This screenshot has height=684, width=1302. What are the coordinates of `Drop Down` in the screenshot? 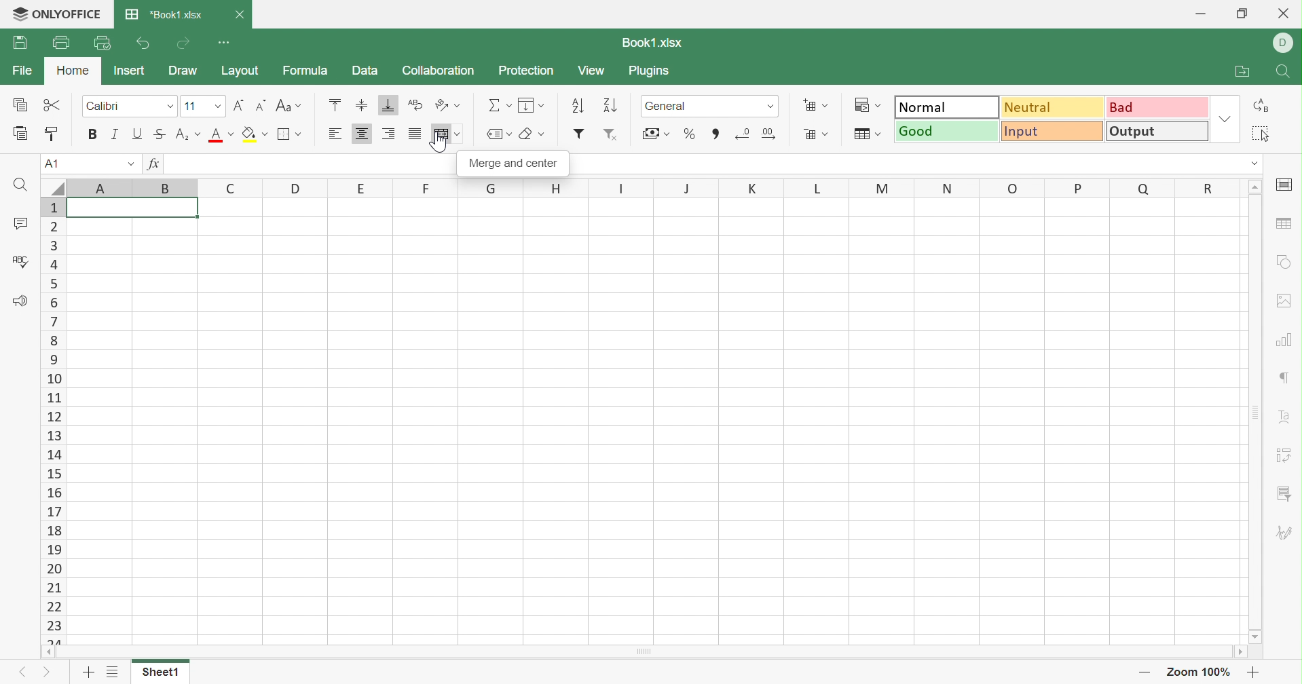 It's located at (1226, 119).